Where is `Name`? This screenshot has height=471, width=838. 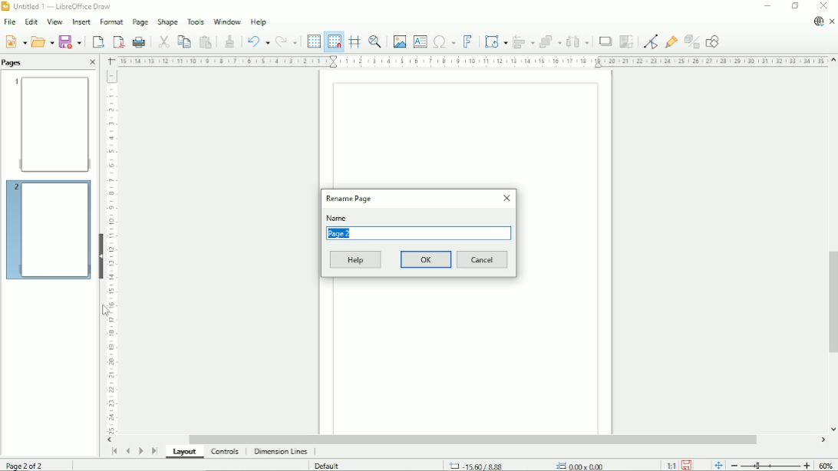
Name is located at coordinates (337, 218).